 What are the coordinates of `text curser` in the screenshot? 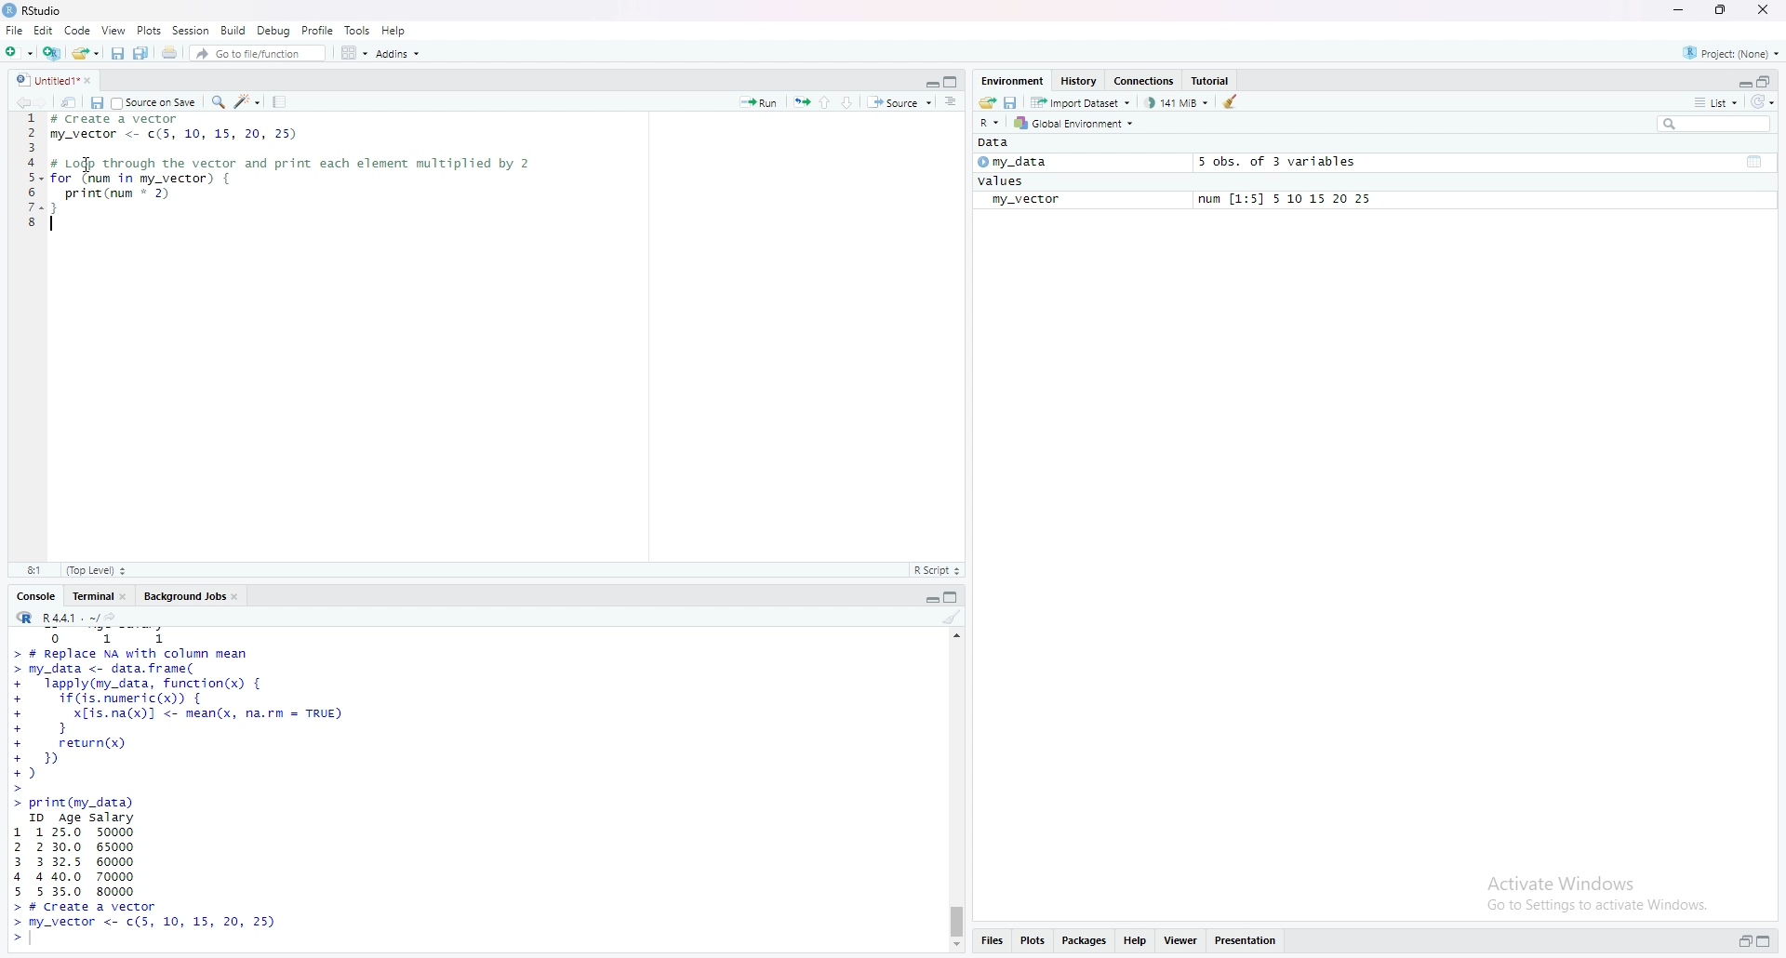 It's located at (36, 939).